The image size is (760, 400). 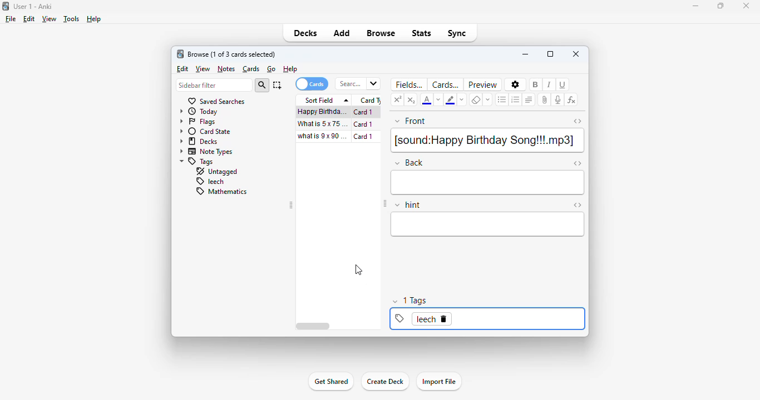 I want to click on maximize, so click(x=722, y=6).